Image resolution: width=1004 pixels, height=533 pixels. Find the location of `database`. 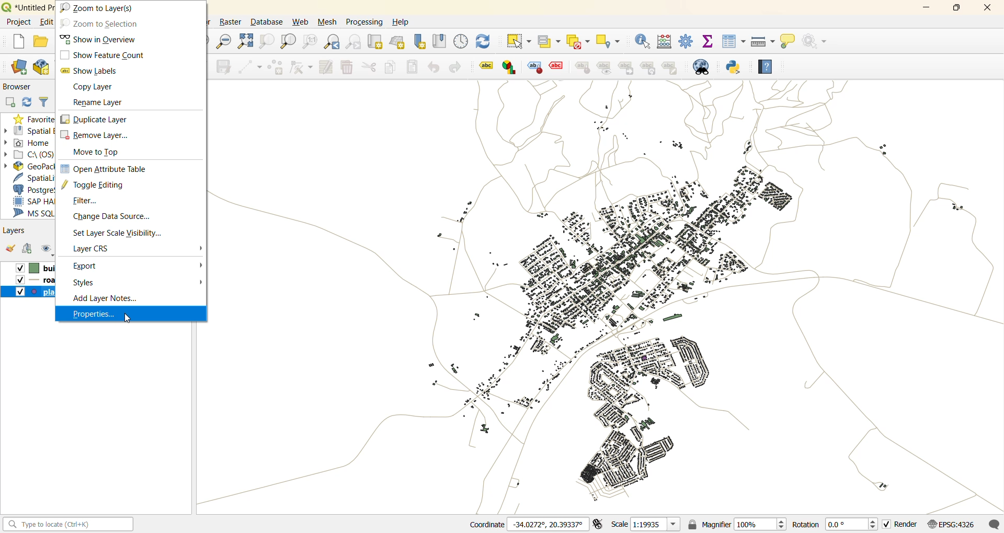

database is located at coordinates (265, 22).